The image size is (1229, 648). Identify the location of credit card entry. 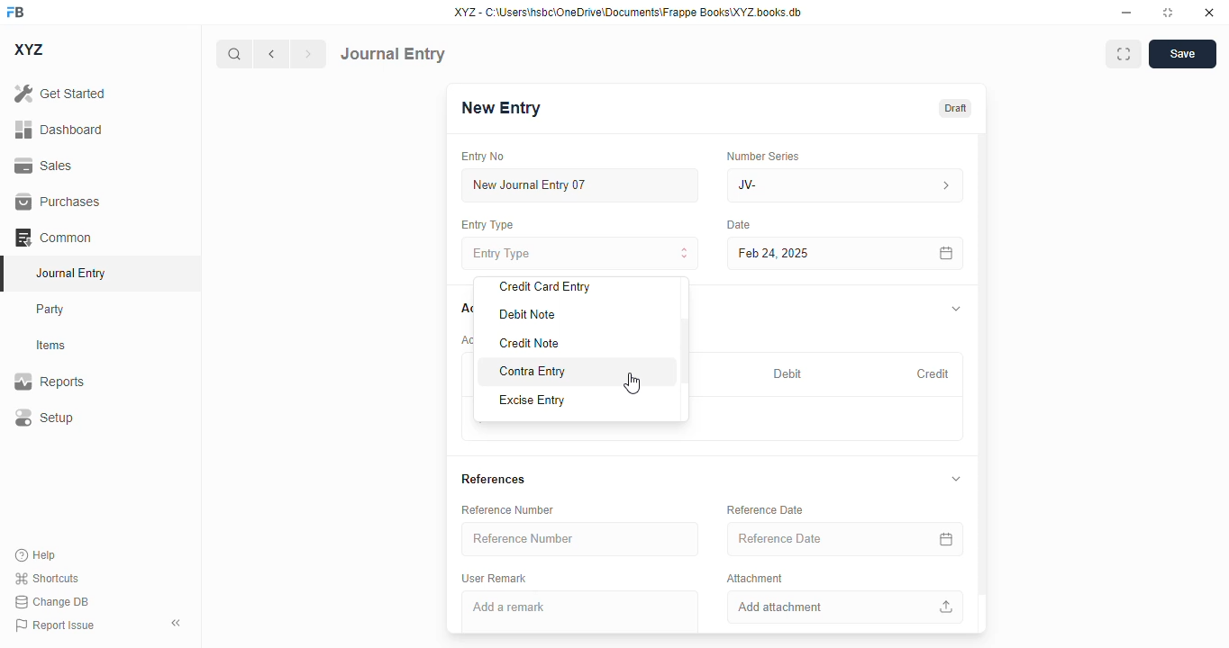
(546, 284).